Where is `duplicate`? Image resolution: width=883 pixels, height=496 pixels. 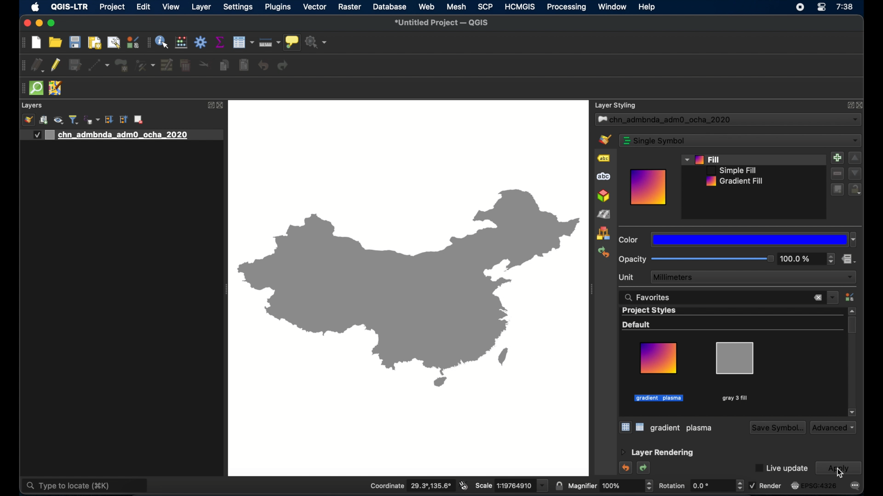
duplicate is located at coordinates (837, 191).